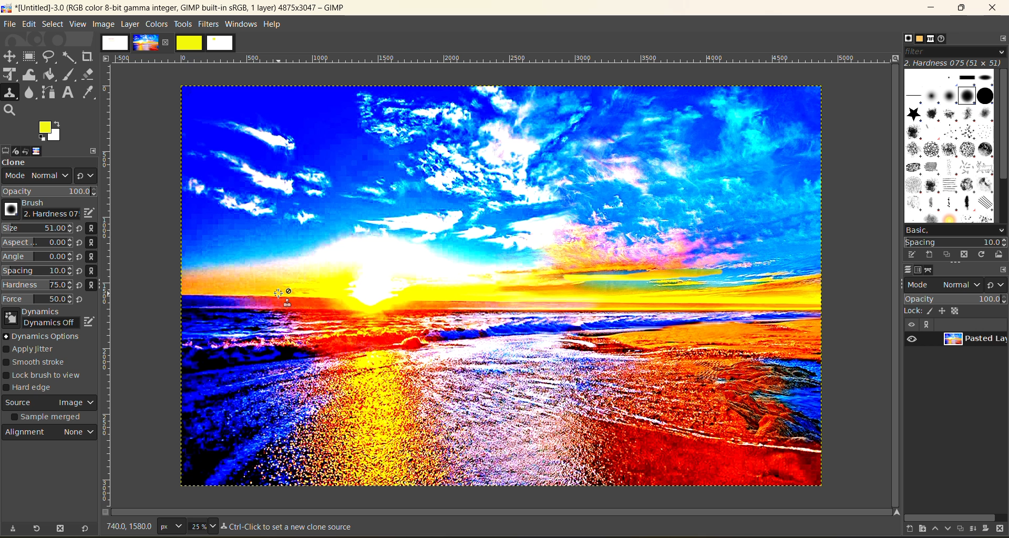 The height and width of the screenshot is (538, 1009). What do you see at coordinates (78, 24) in the screenshot?
I see `view` at bounding box center [78, 24].